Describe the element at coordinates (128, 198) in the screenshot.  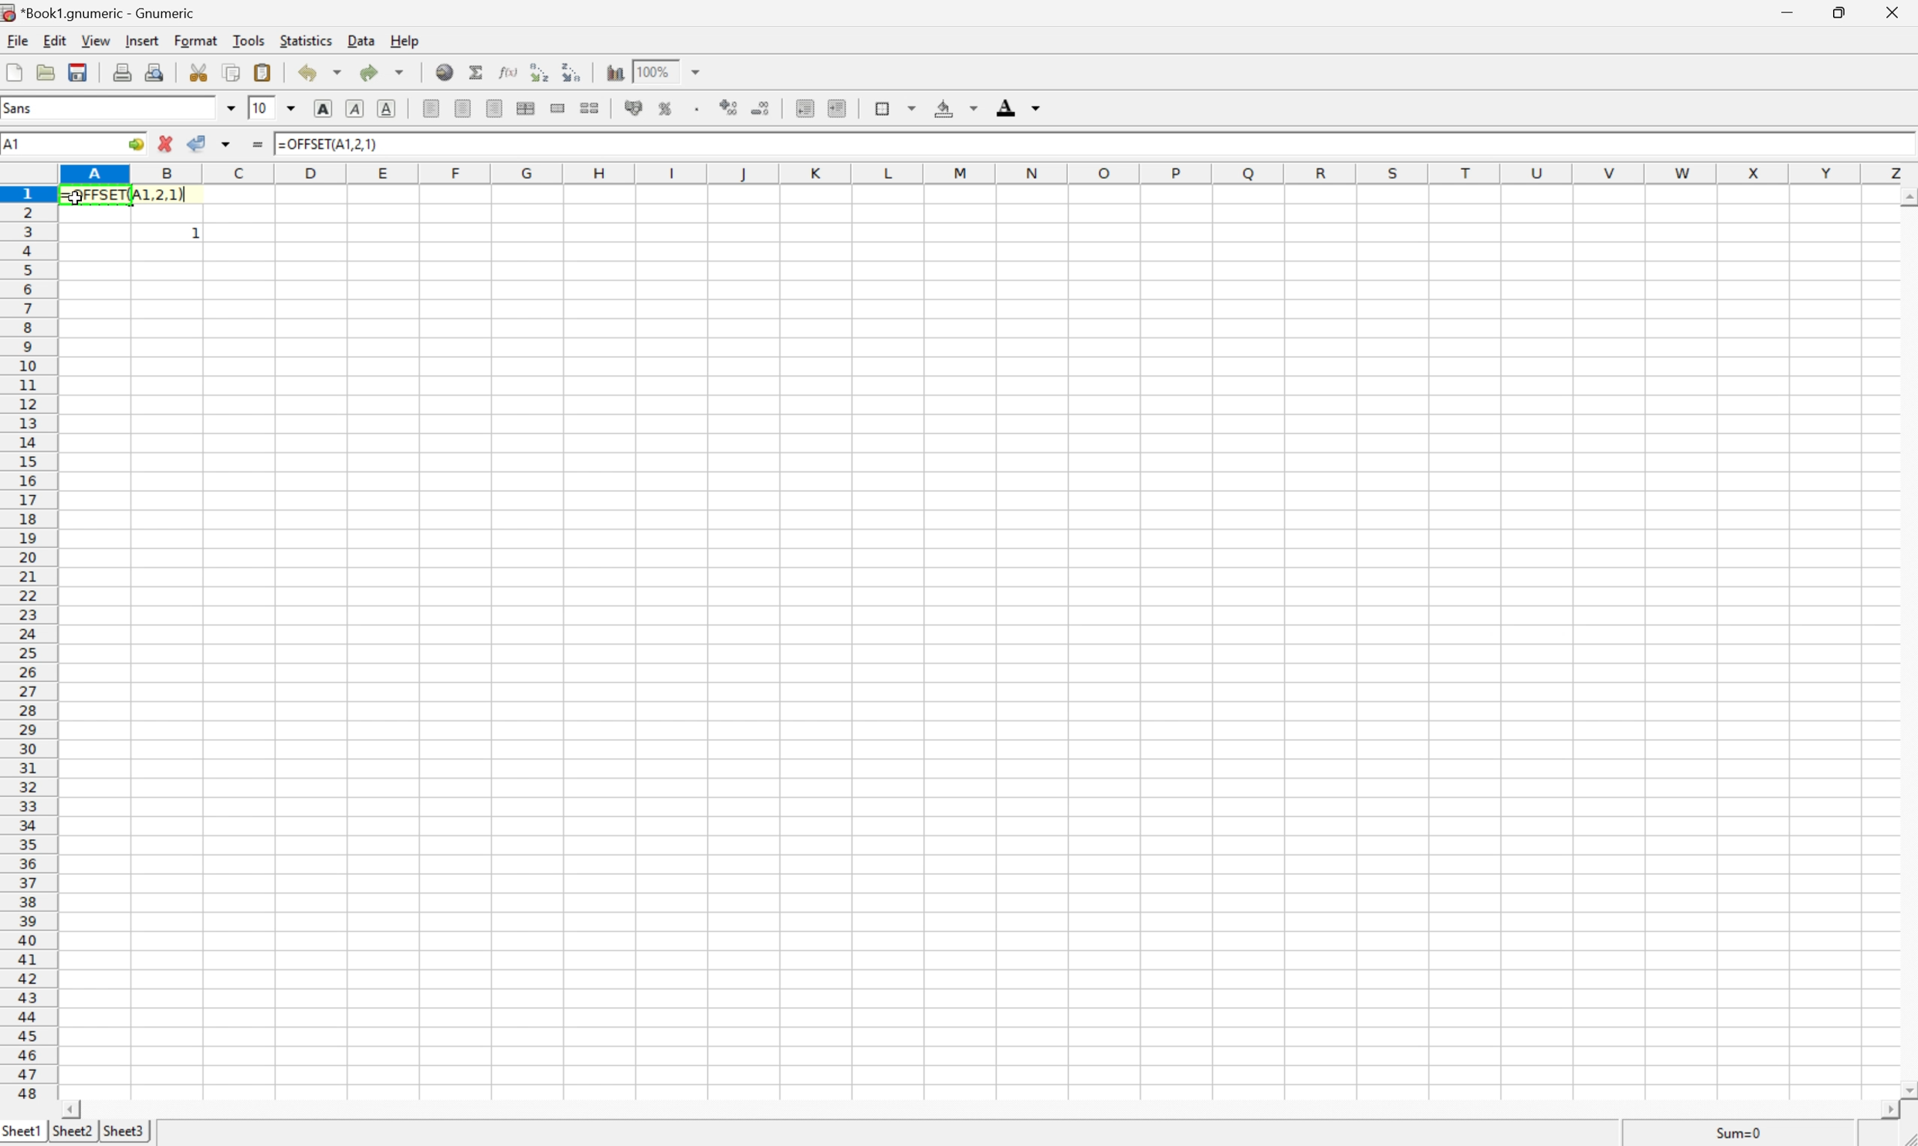
I see `=OFFSET(A1,2,1)` at that location.